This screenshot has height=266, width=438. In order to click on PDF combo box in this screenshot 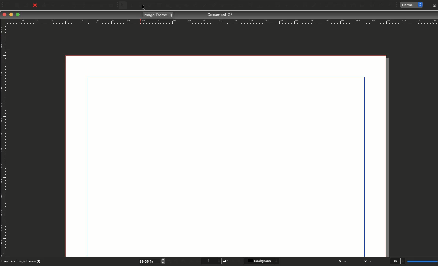, I will do `click(362, 5)`.